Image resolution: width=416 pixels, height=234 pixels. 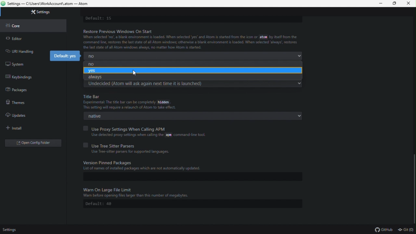 I want to click on Updates, so click(x=21, y=115).